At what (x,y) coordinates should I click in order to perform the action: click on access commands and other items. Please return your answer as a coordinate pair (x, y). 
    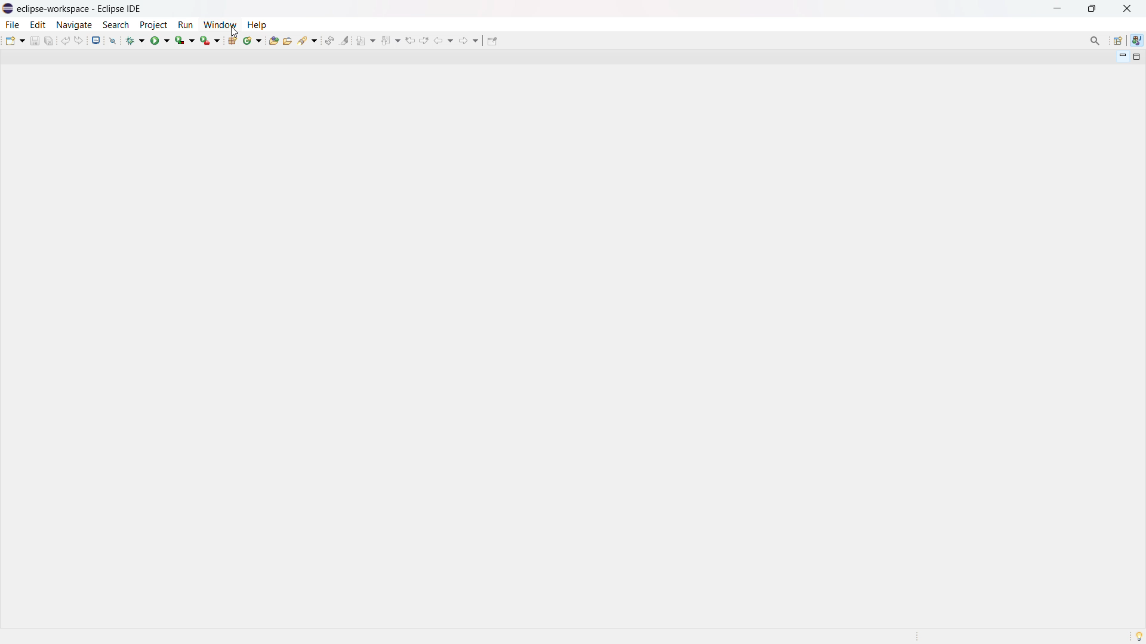
    Looking at the image, I should click on (1096, 41).